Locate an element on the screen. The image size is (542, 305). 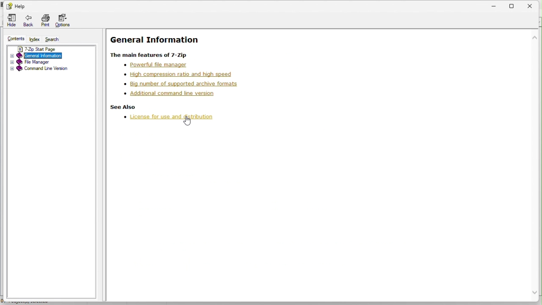
Print is located at coordinates (45, 21).